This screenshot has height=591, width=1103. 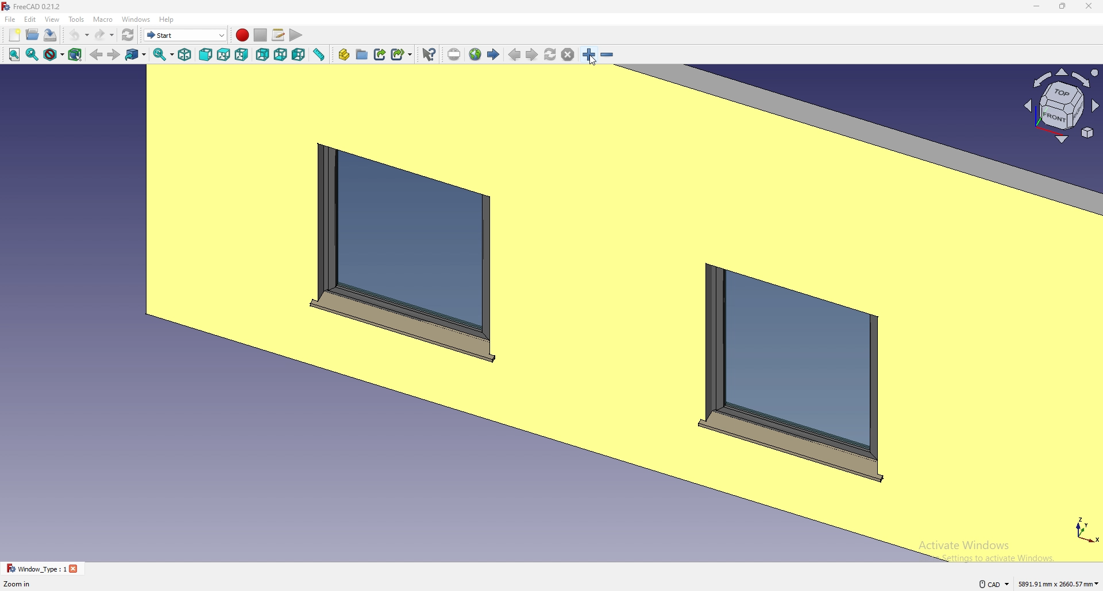 What do you see at coordinates (280, 55) in the screenshot?
I see `bottom` at bounding box center [280, 55].